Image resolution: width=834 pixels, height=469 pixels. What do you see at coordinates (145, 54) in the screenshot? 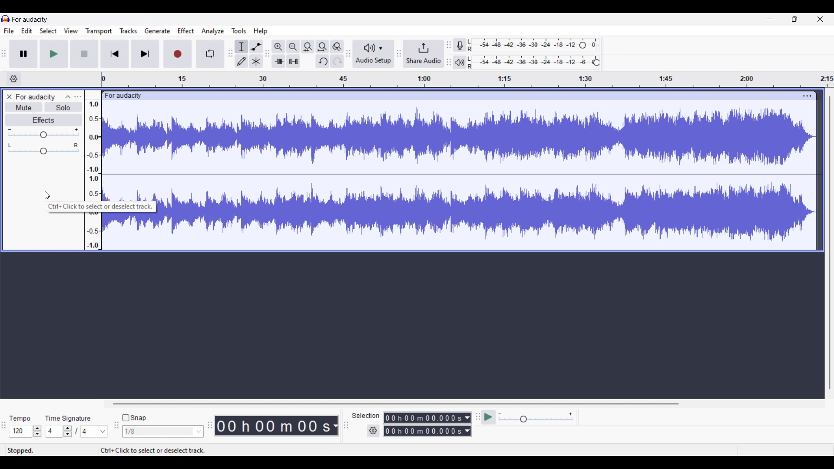
I see `Skip/Select to end` at bounding box center [145, 54].